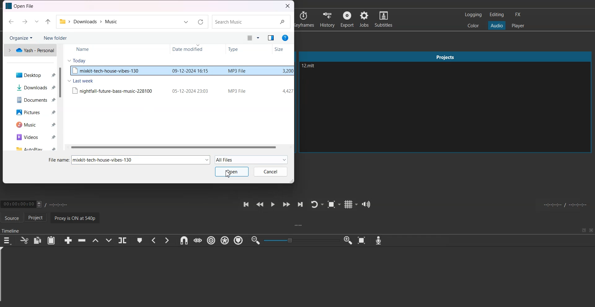 This screenshot has height=307, width=595. Describe the element at coordinates (212, 241) in the screenshot. I see `Ripple` at that location.